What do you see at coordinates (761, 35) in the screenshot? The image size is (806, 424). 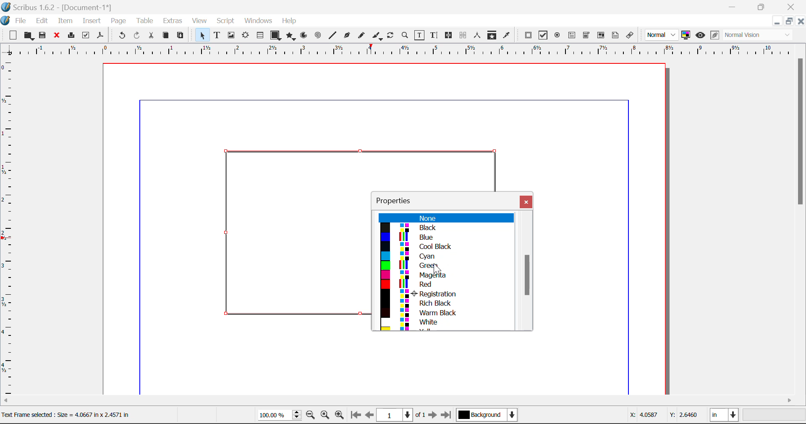 I see `Display Visual Appearance` at bounding box center [761, 35].